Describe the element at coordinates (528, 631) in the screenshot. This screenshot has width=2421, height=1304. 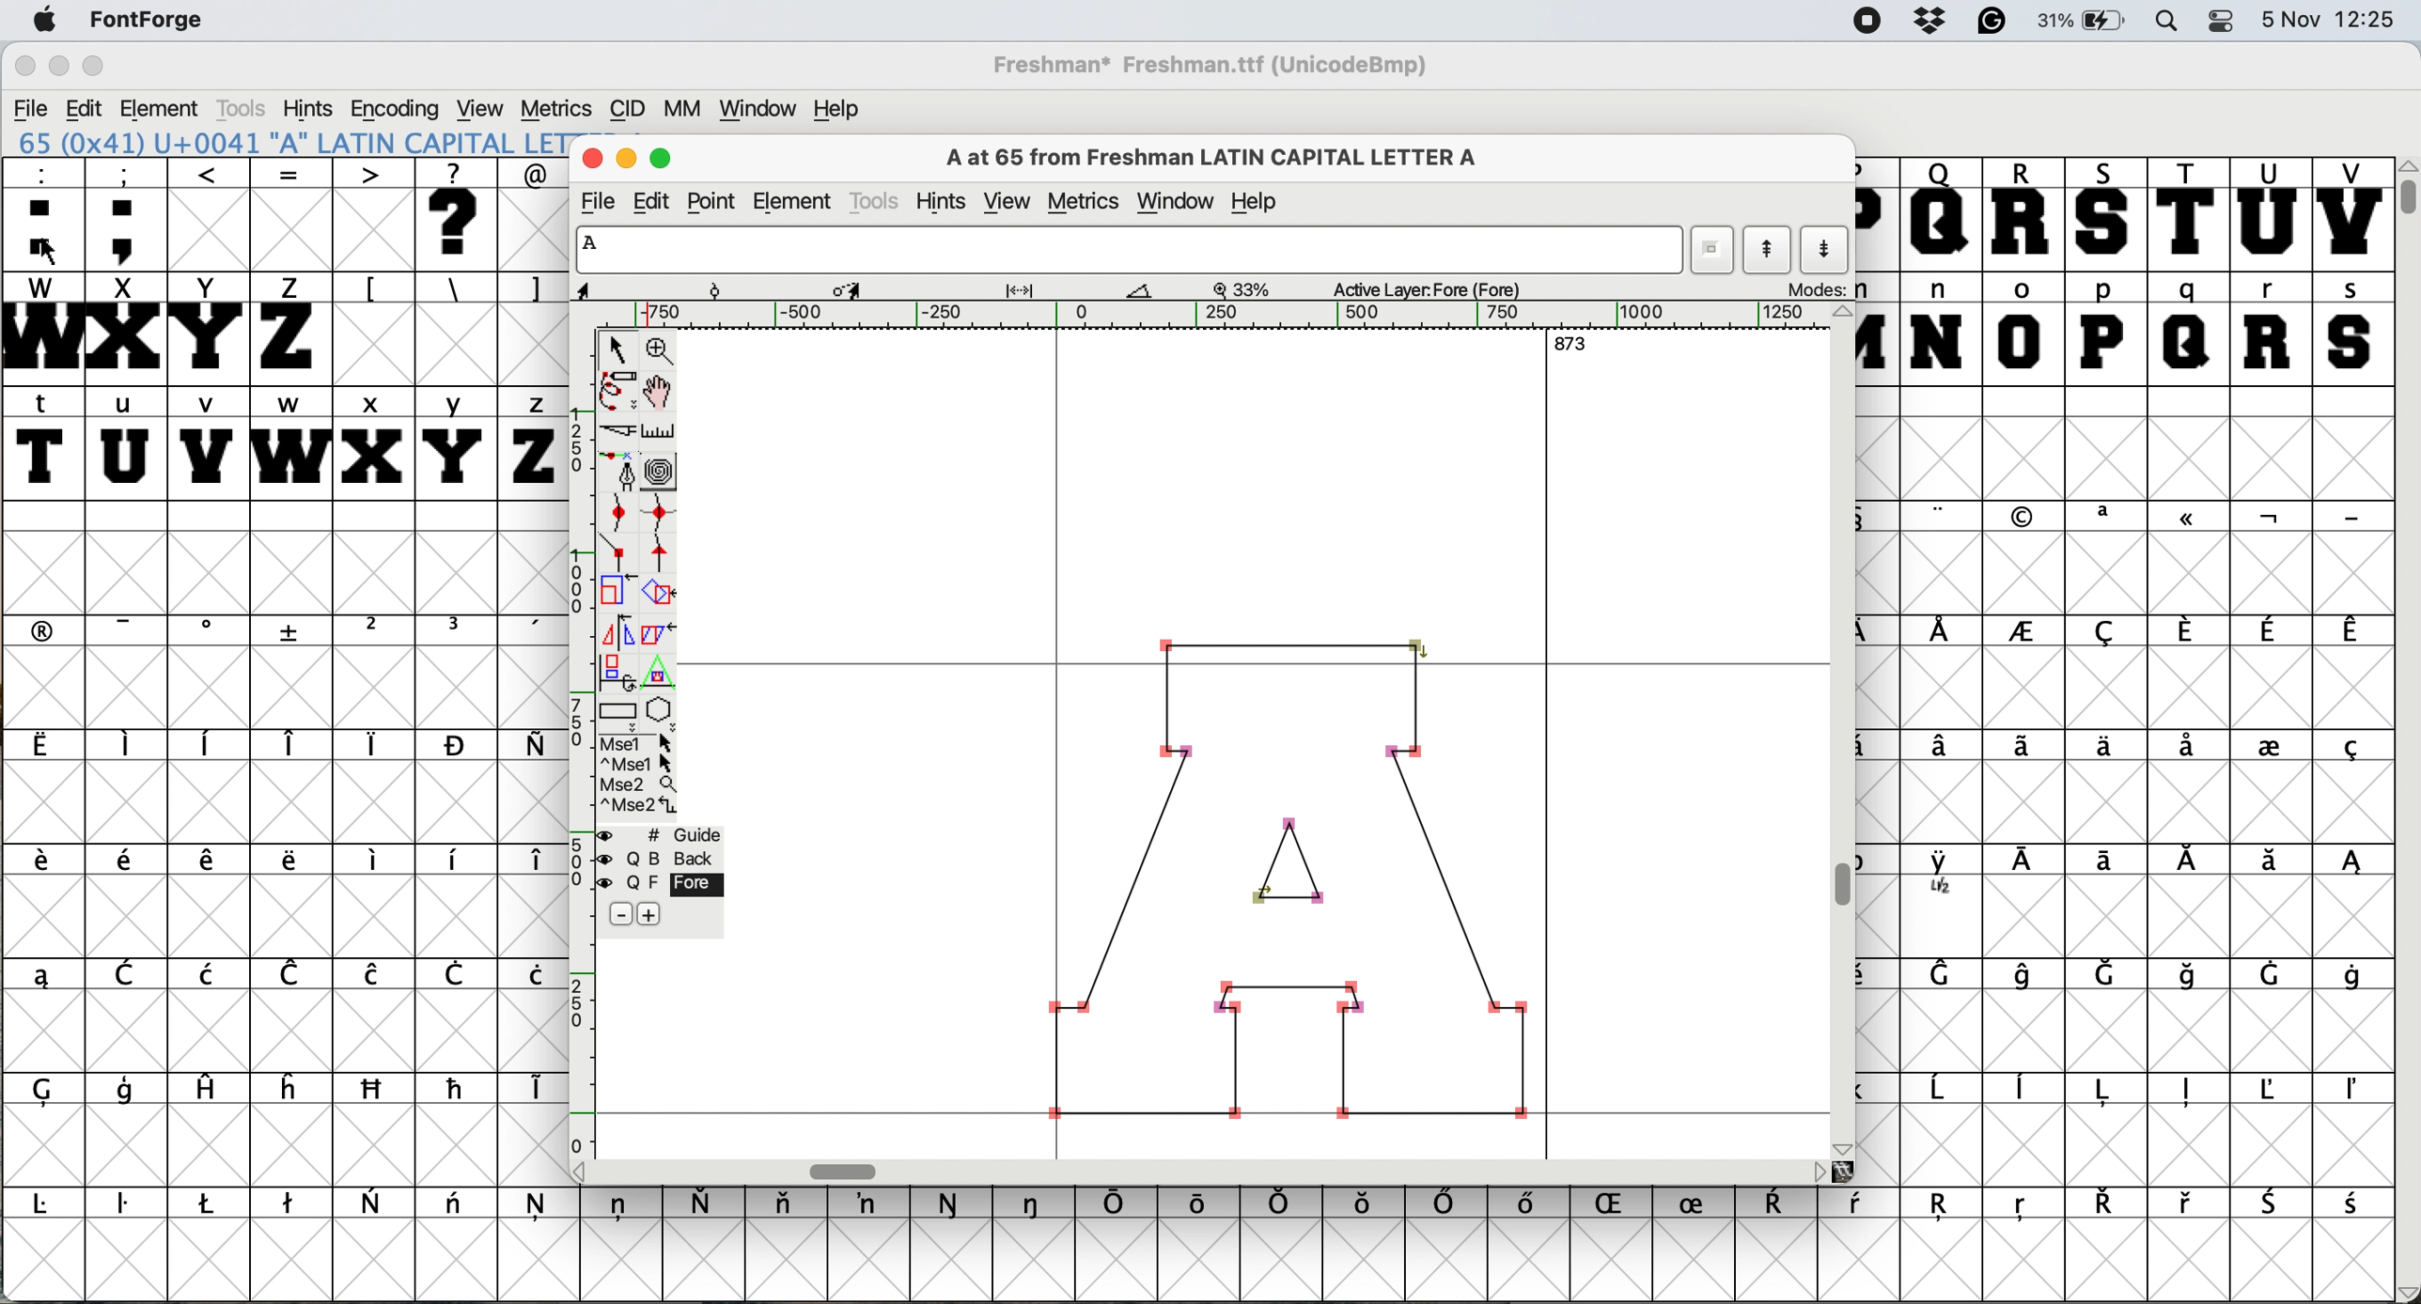
I see `symbol` at that location.